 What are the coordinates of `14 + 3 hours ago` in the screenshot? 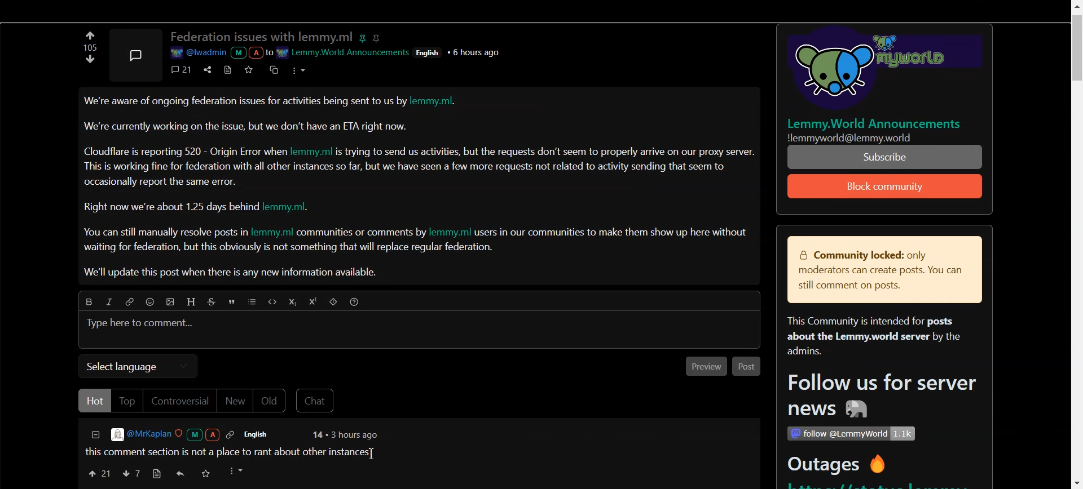 It's located at (344, 435).